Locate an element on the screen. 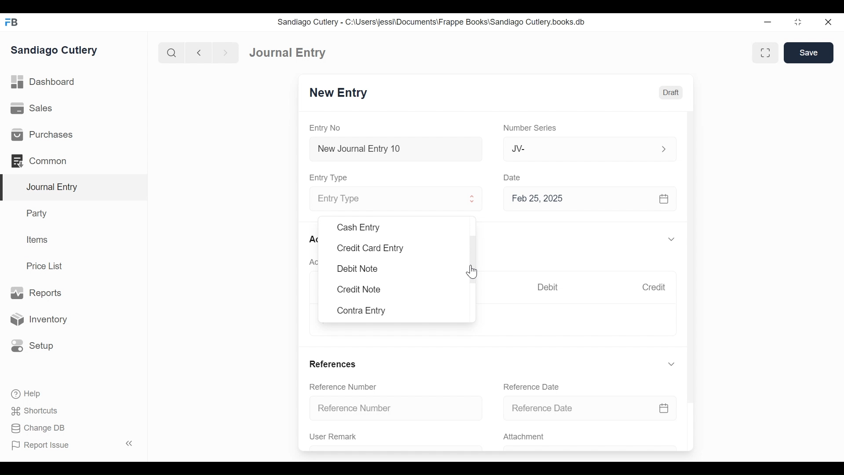  Debit is located at coordinates (550, 287).